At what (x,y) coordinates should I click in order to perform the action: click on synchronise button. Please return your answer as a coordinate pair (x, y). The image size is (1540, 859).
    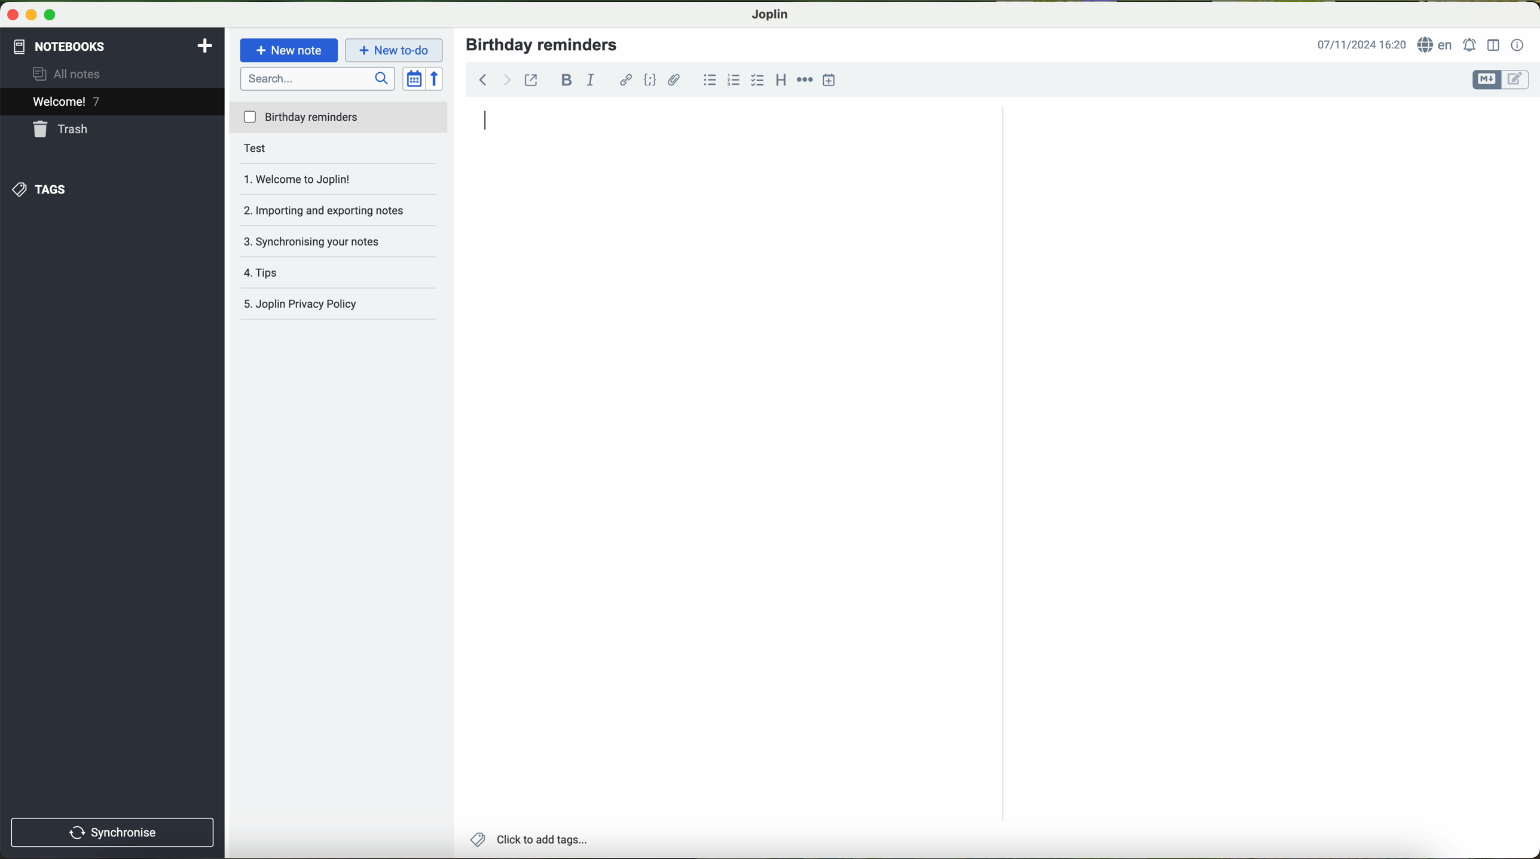
    Looking at the image, I should click on (111, 831).